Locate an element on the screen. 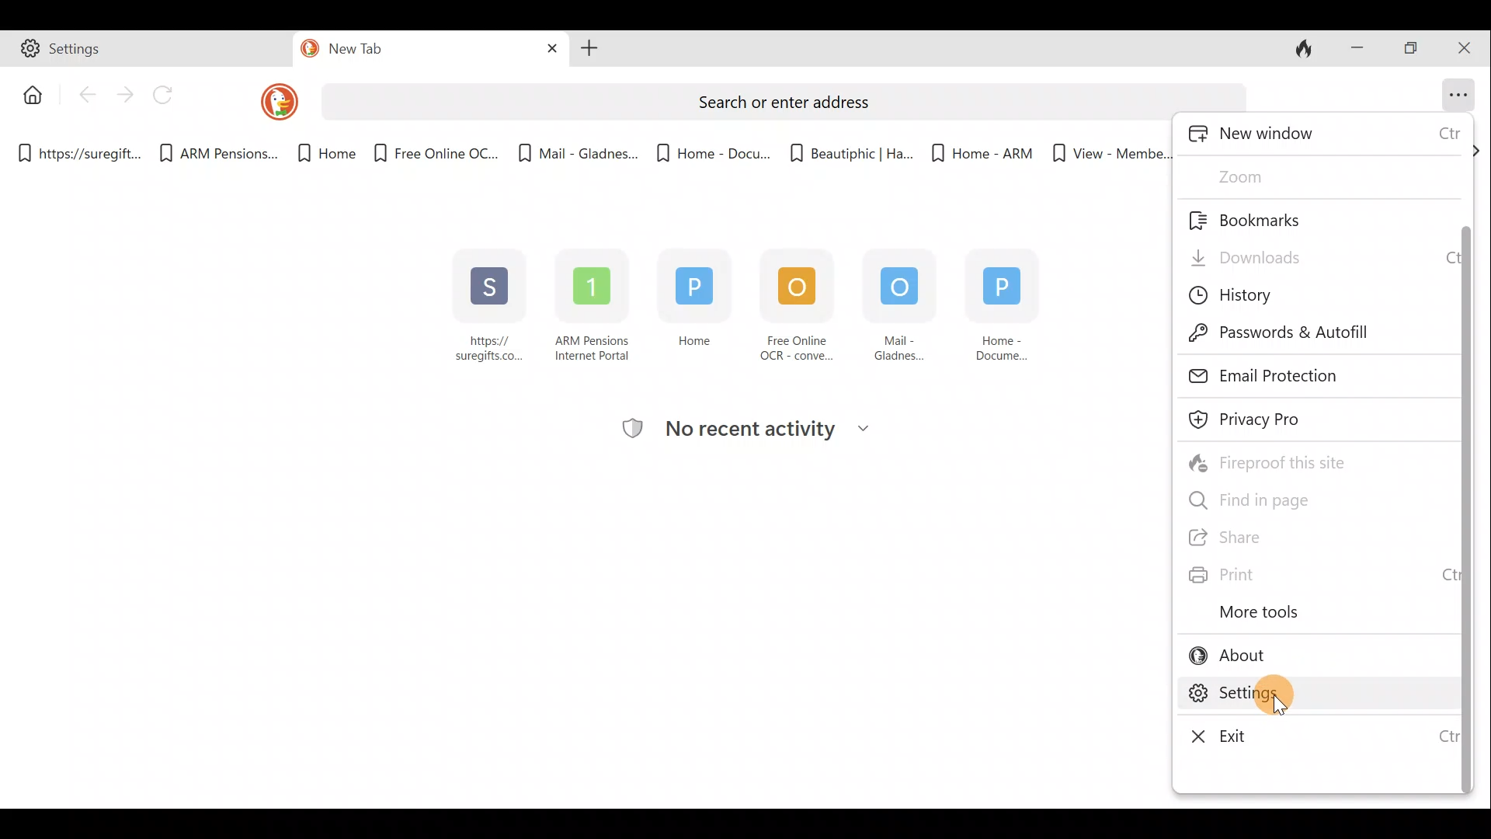  Bookmark 2 is located at coordinates (220, 151).